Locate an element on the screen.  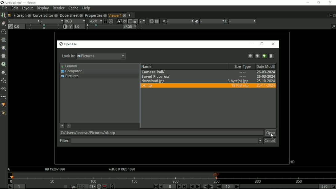
close is located at coordinates (56, 15).